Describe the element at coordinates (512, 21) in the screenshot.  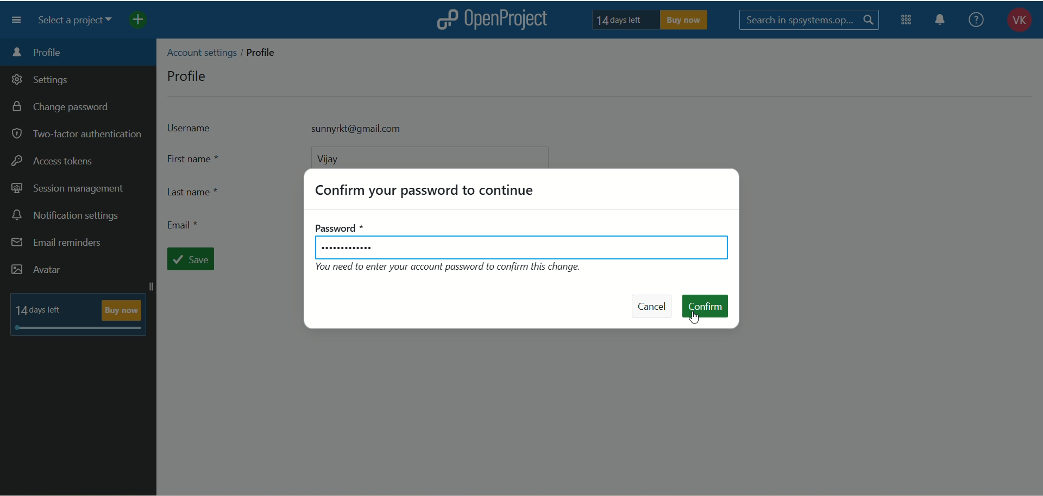
I see `openproject` at that location.